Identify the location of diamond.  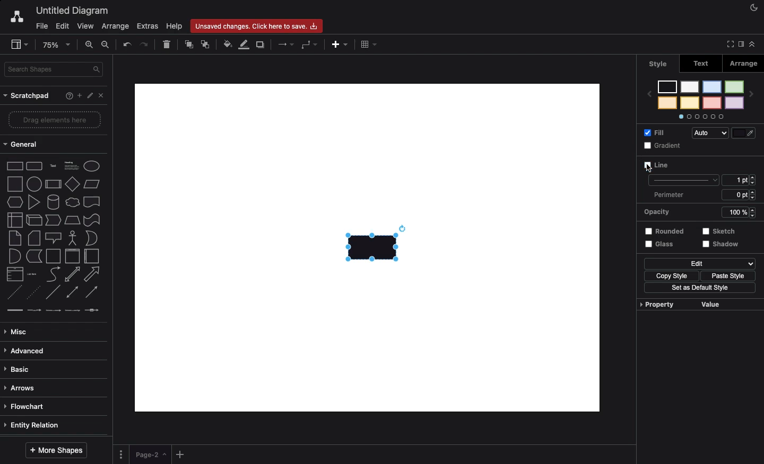
(72, 185).